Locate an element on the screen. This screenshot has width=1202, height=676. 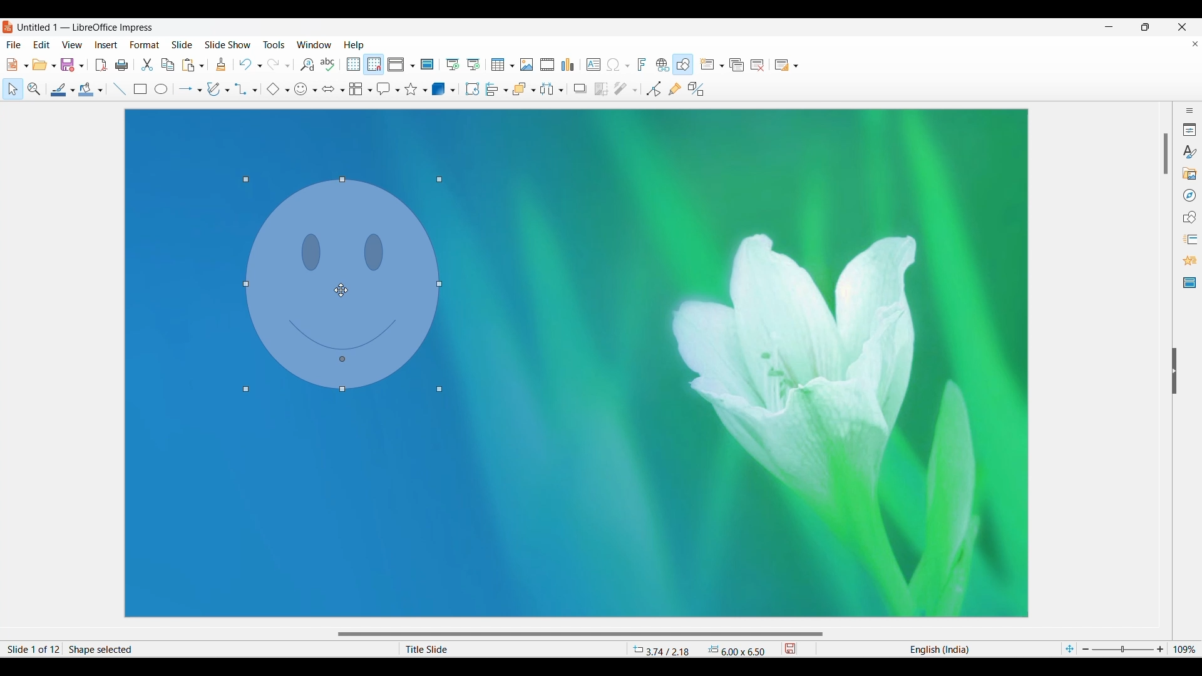
Open options is located at coordinates (54, 66).